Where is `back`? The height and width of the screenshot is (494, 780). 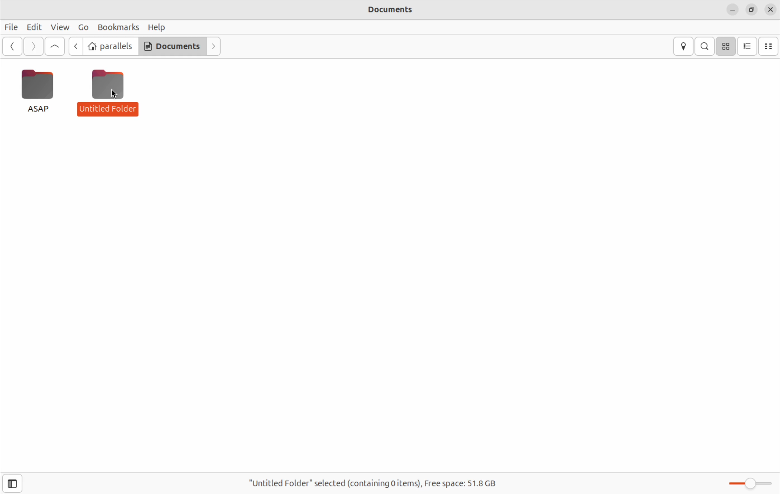
back is located at coordinates (77, 47).